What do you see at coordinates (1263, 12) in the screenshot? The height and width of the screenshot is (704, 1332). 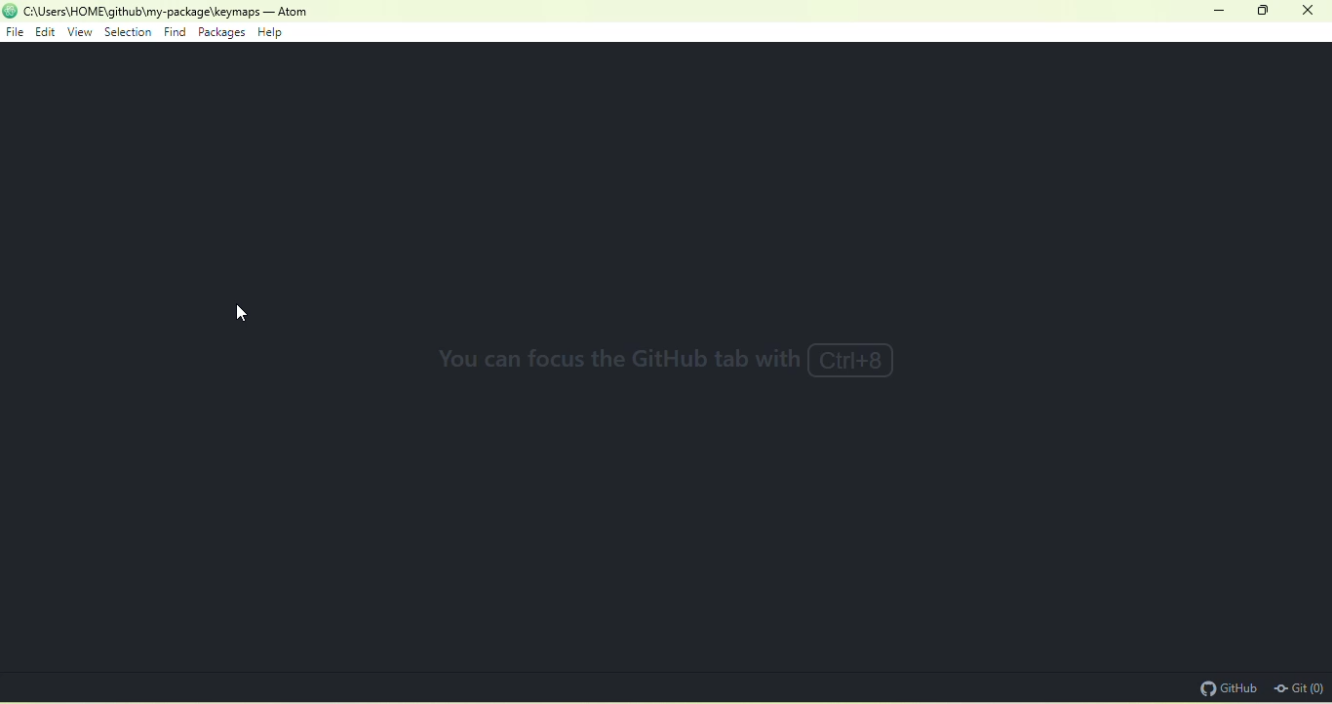 I see `maximize` at bounding box center [1263, 12].